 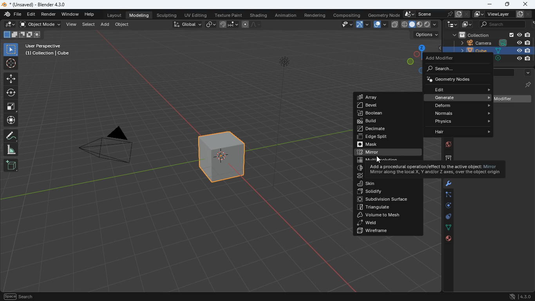 I want to click on , so click(x=518, y=58).